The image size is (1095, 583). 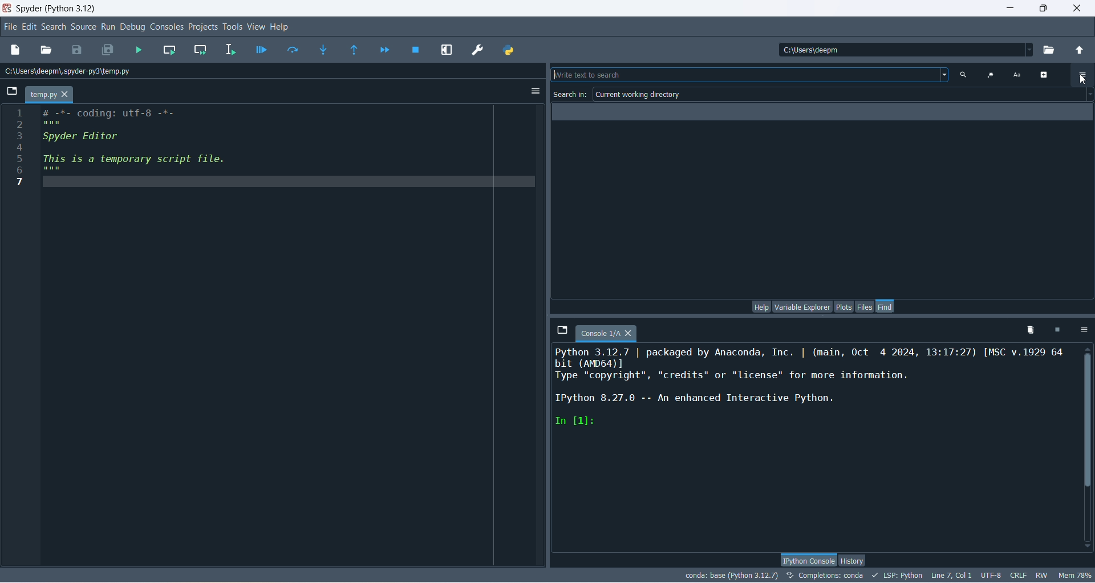 I want to click on cursor, so click(x=1081, y=78).